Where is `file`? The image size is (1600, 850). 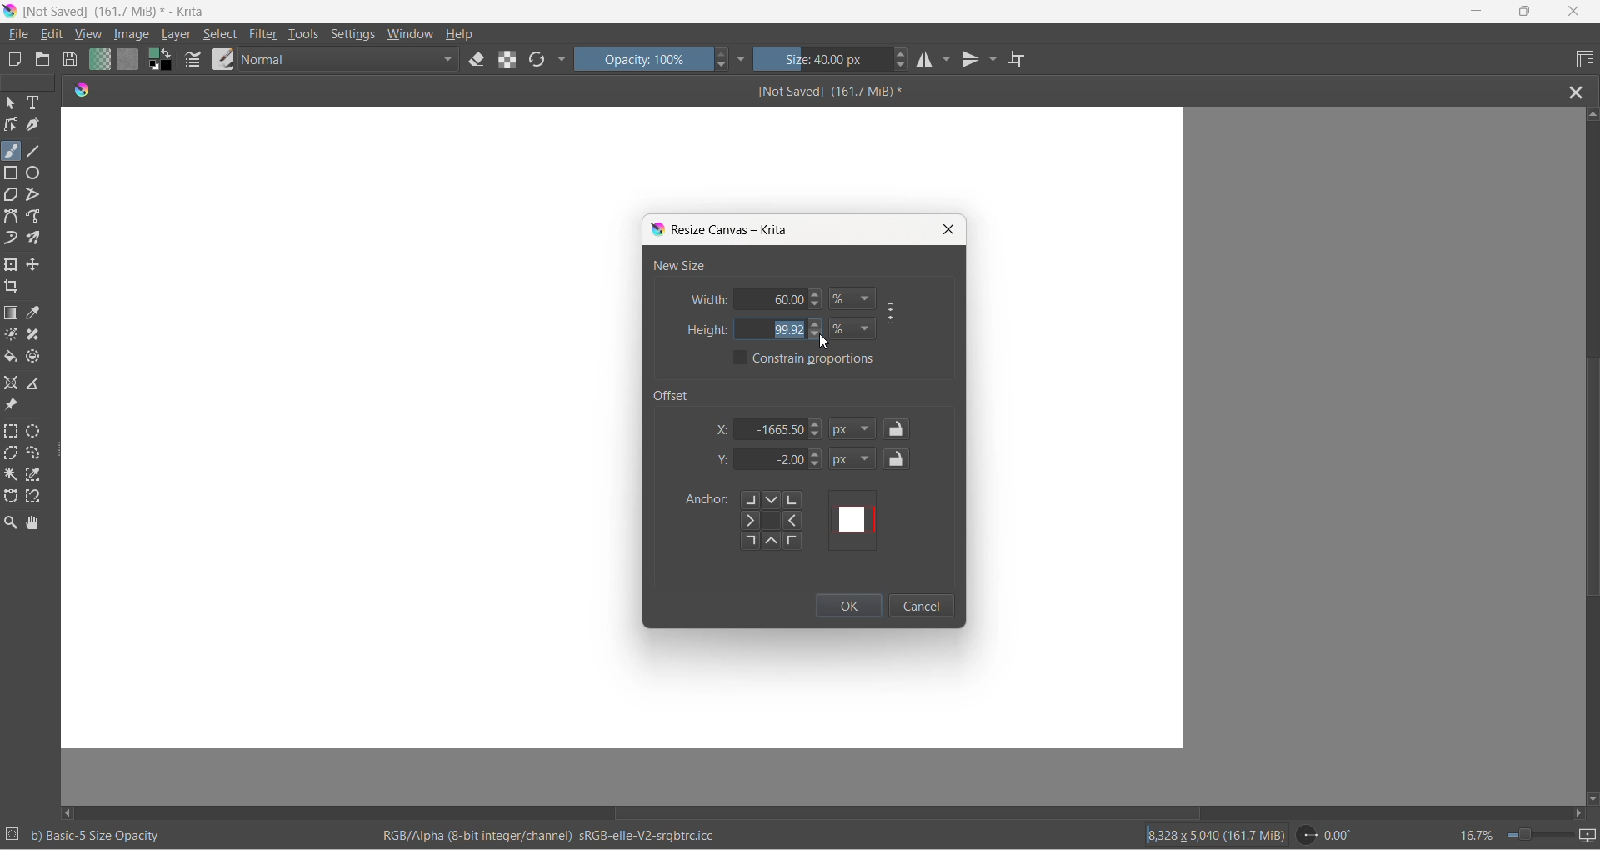
file is located at coordinates (21, 35).